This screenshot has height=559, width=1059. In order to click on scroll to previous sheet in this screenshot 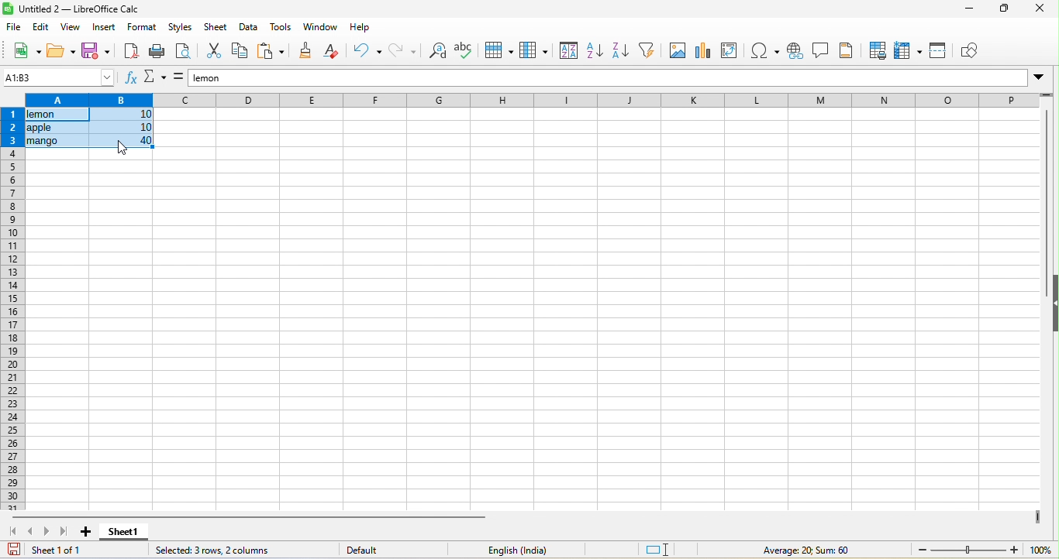, I will do `click(33, 533)`.